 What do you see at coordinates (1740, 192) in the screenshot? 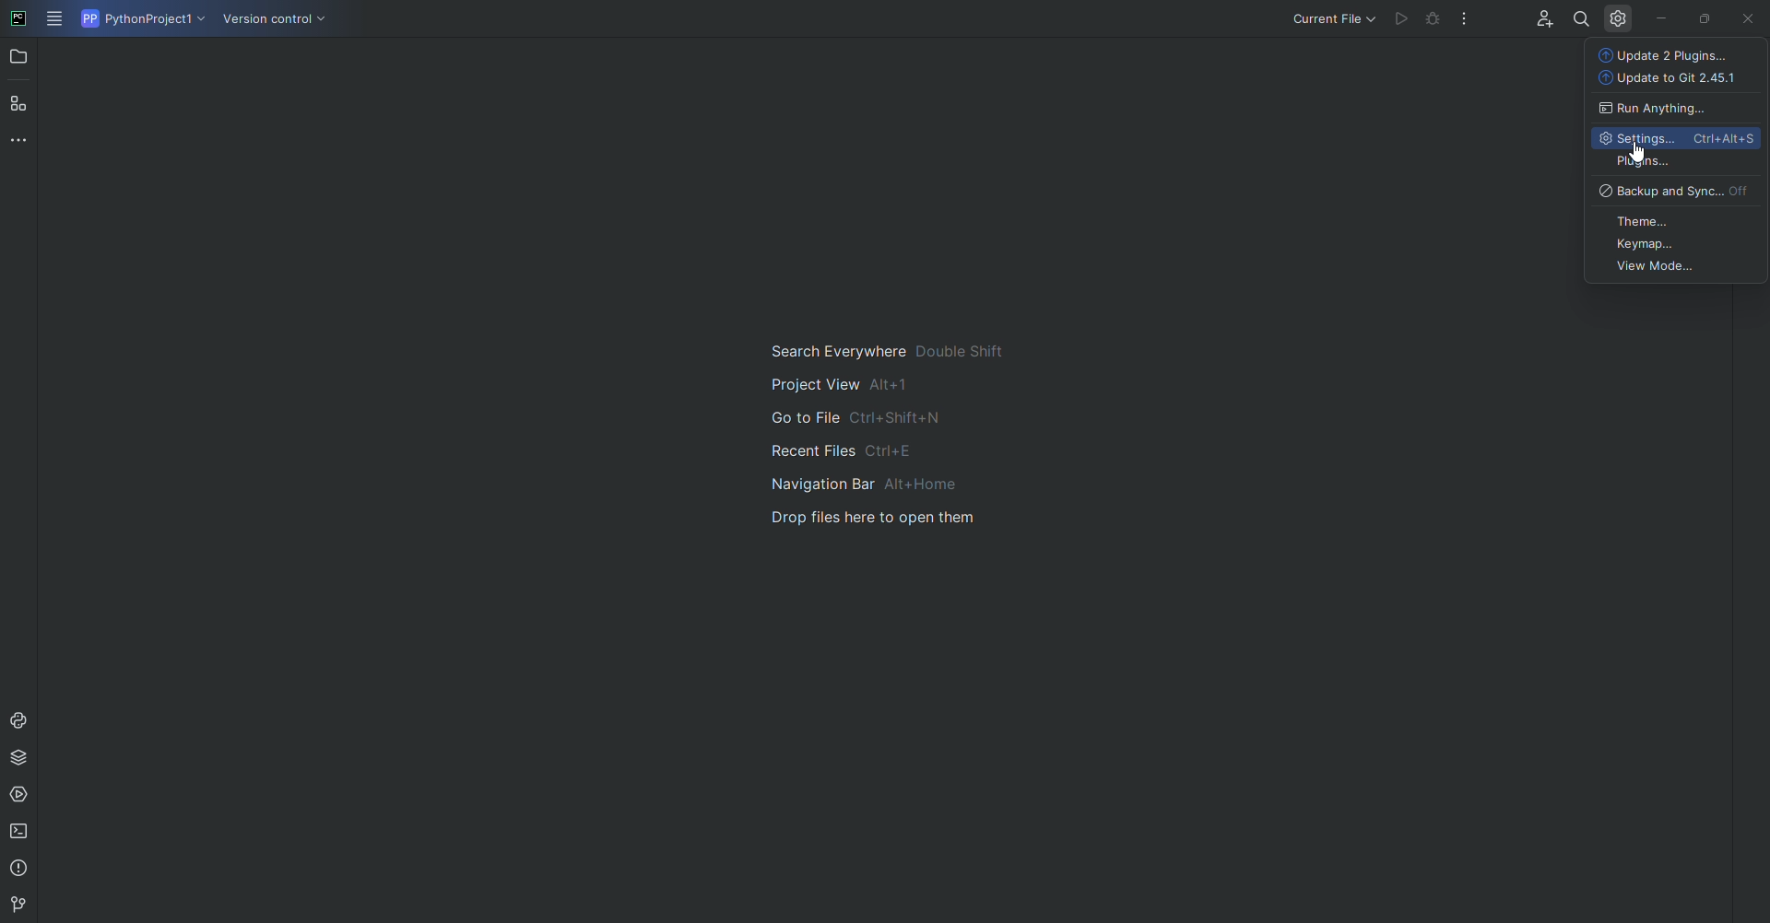
I see `off` at bounding box center [1740, 192].